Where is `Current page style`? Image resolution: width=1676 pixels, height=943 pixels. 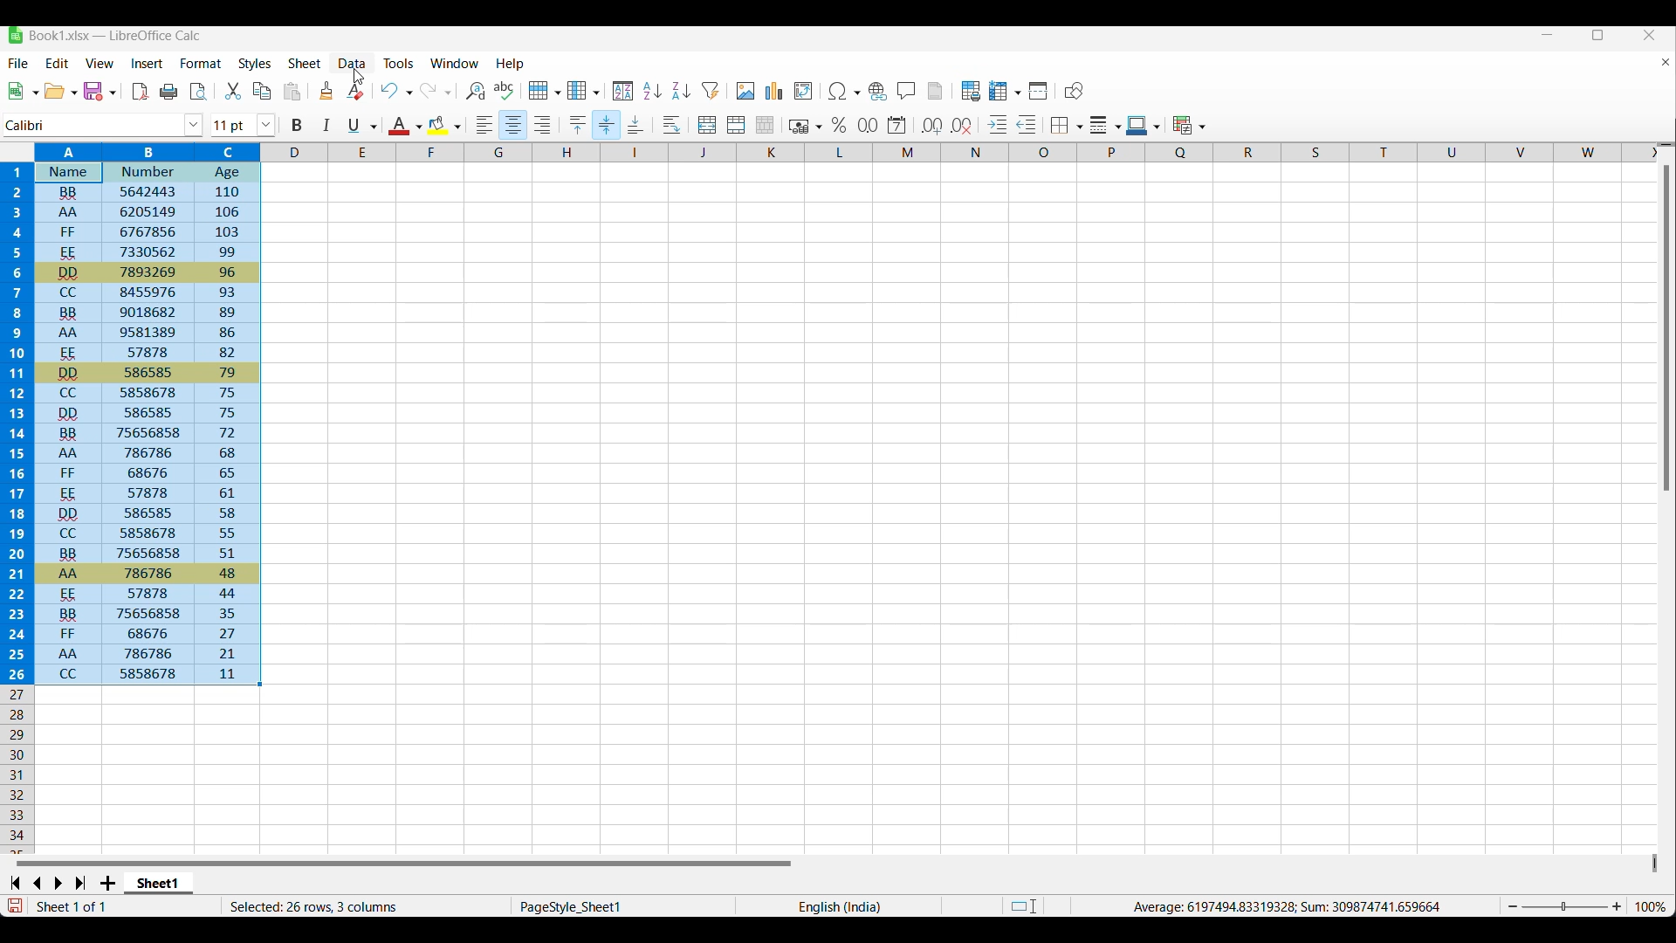
Current page style is located at coordinates (622, 906).